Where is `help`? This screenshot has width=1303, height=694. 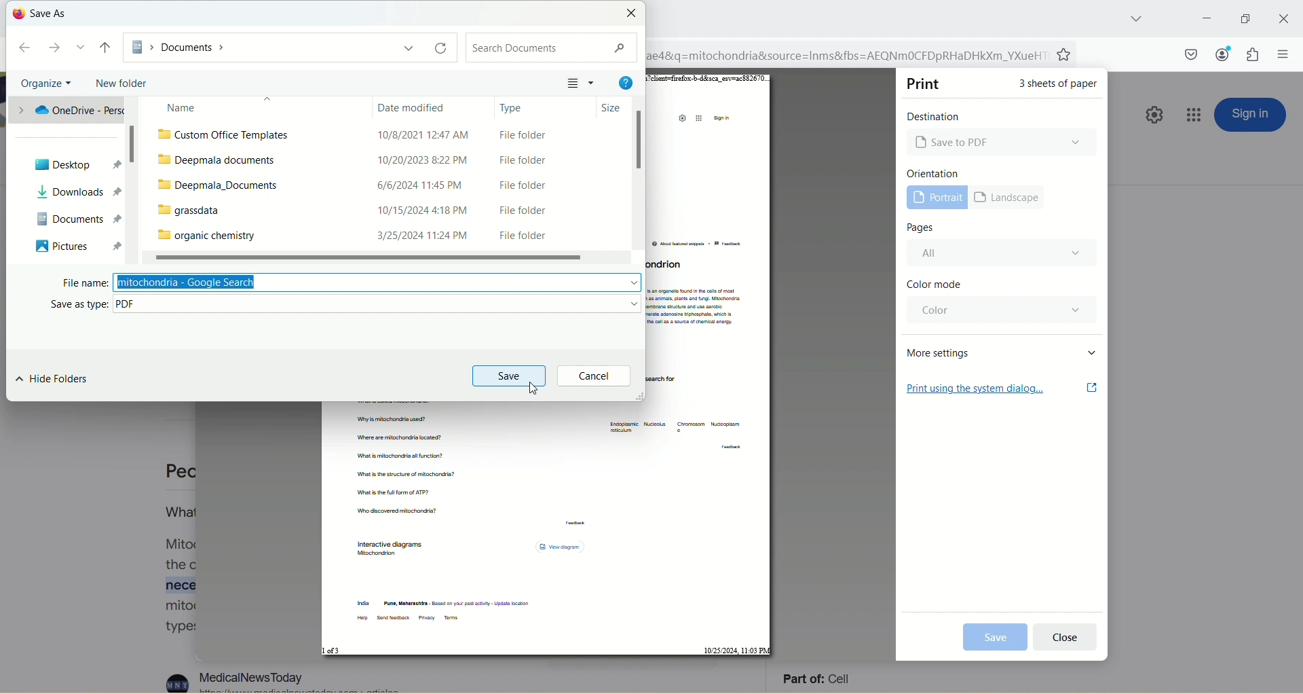 help is located at coordinates (628, 82).